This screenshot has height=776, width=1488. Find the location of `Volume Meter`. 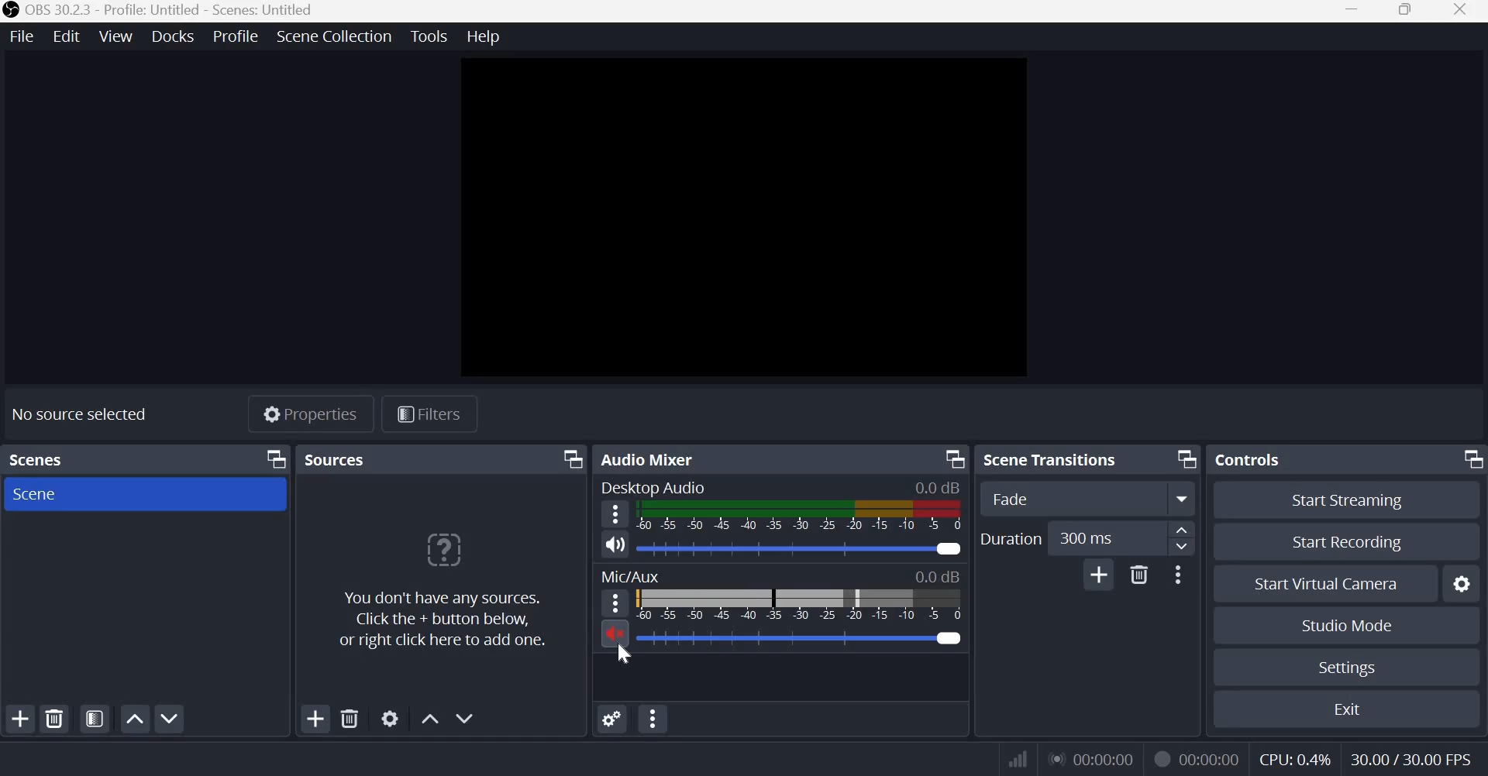

Volume Meter is located at coordinates (798, 516).